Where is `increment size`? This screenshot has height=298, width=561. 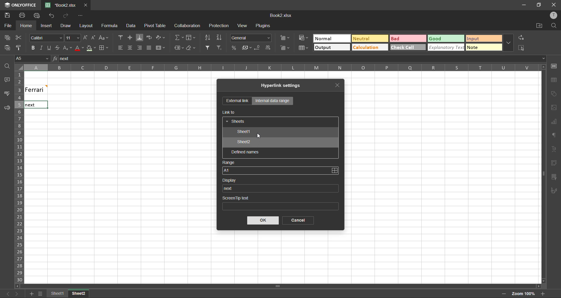 increment size is located at coordinates (85, 38).